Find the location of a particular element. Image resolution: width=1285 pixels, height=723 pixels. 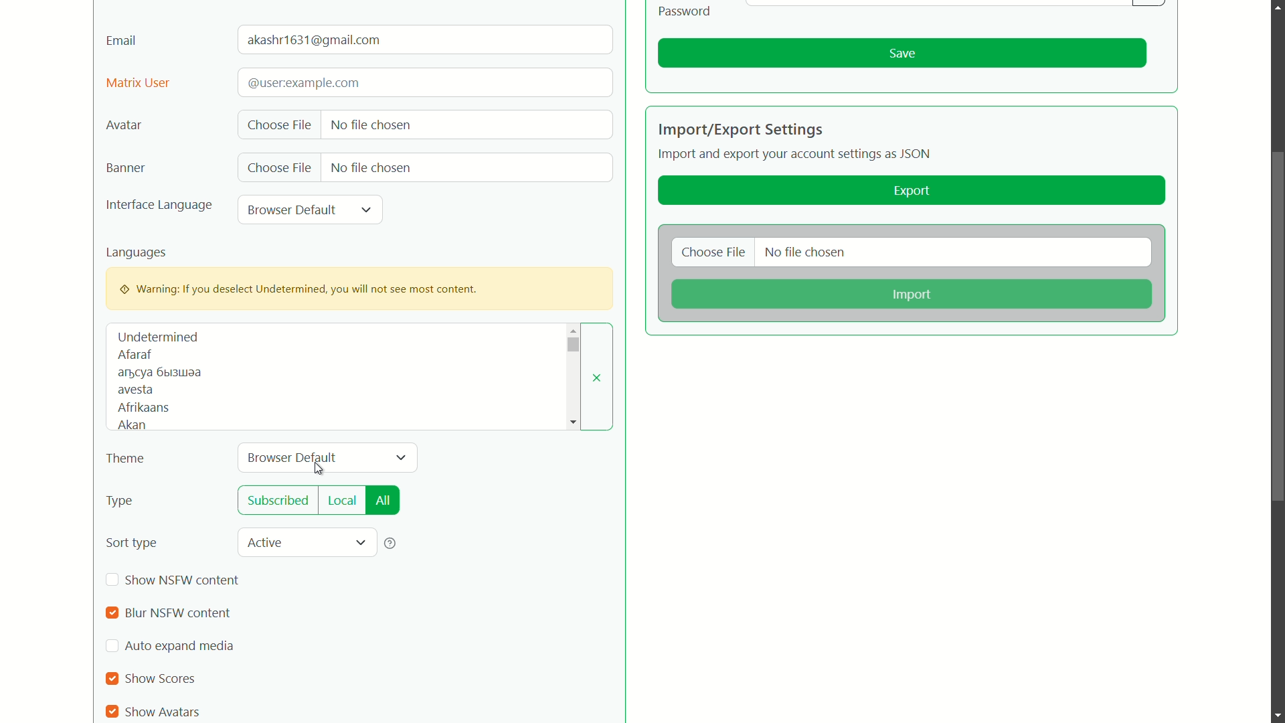

import/export settings is located at coordinates (740, 129).